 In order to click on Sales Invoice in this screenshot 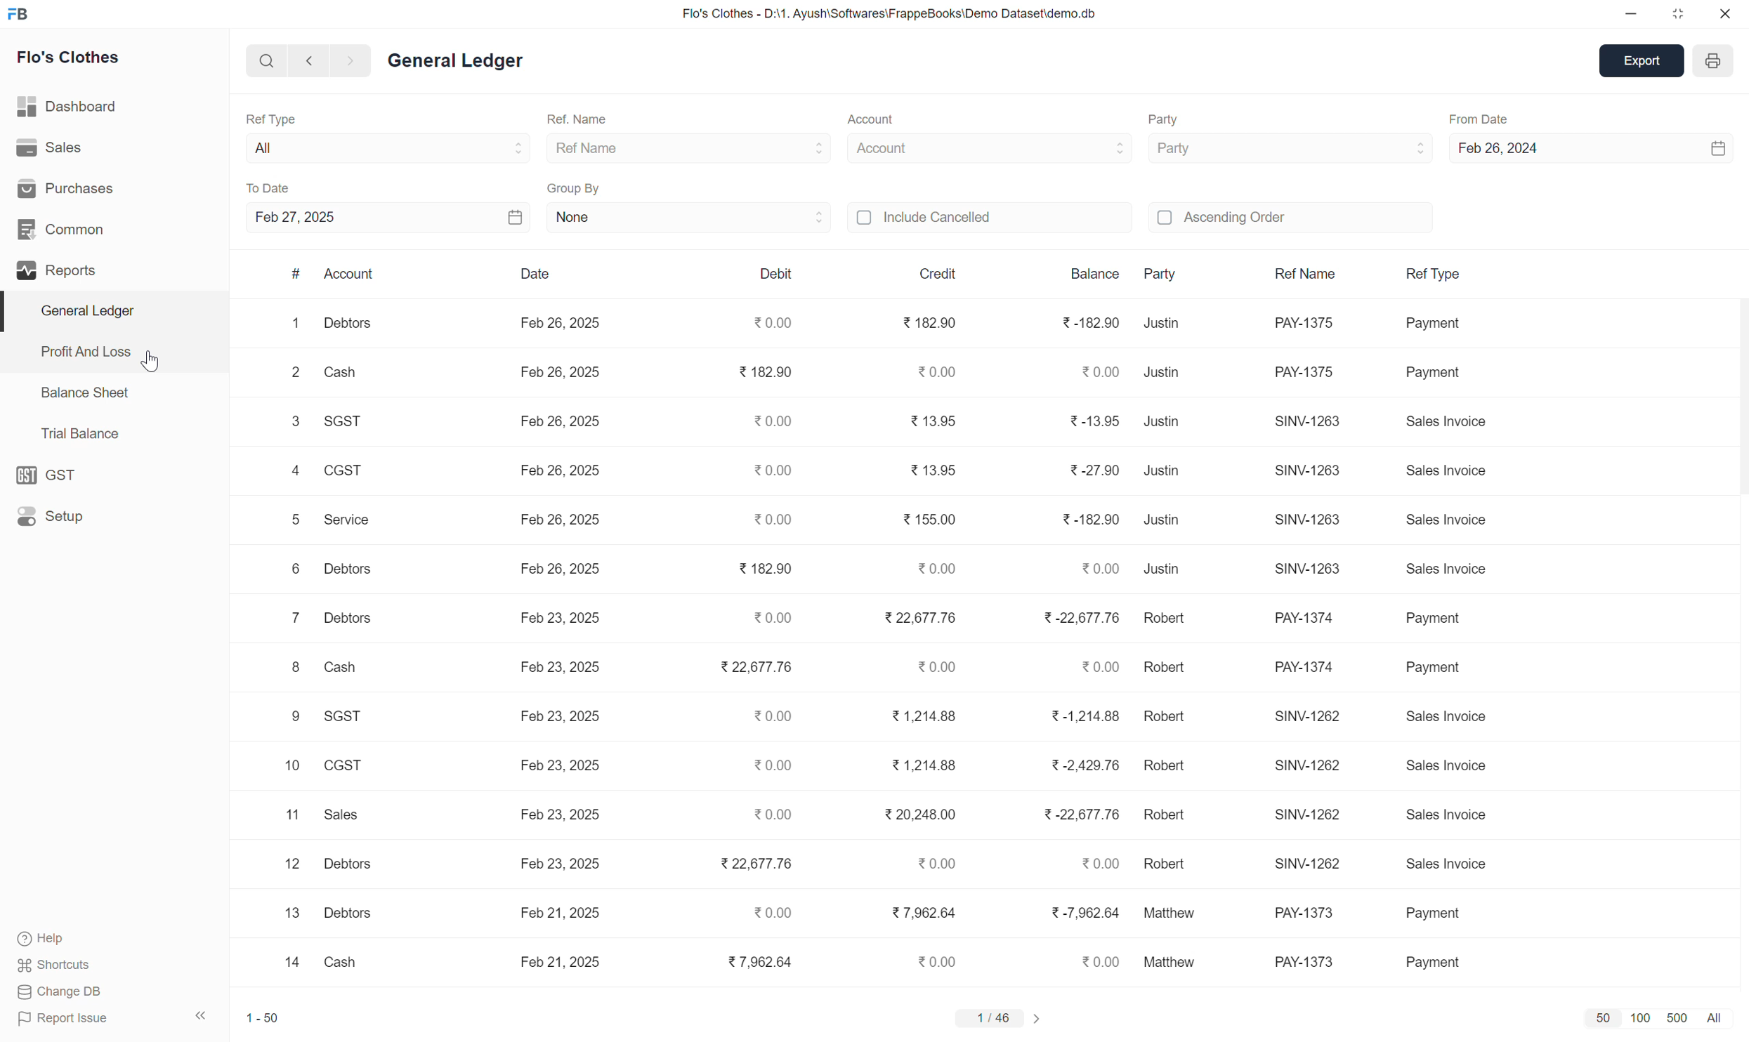, I will do `click(1450, 865)`.